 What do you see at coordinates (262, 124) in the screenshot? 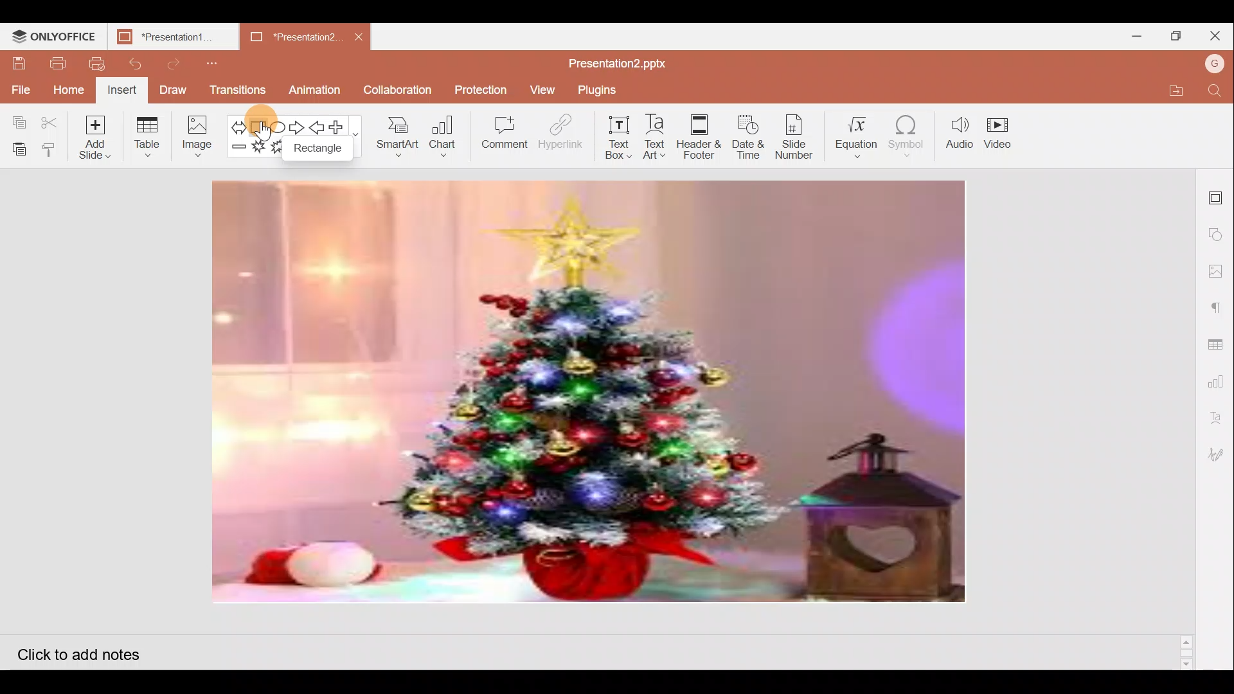
I see `Rectangle` at bounding box center [262, 124].